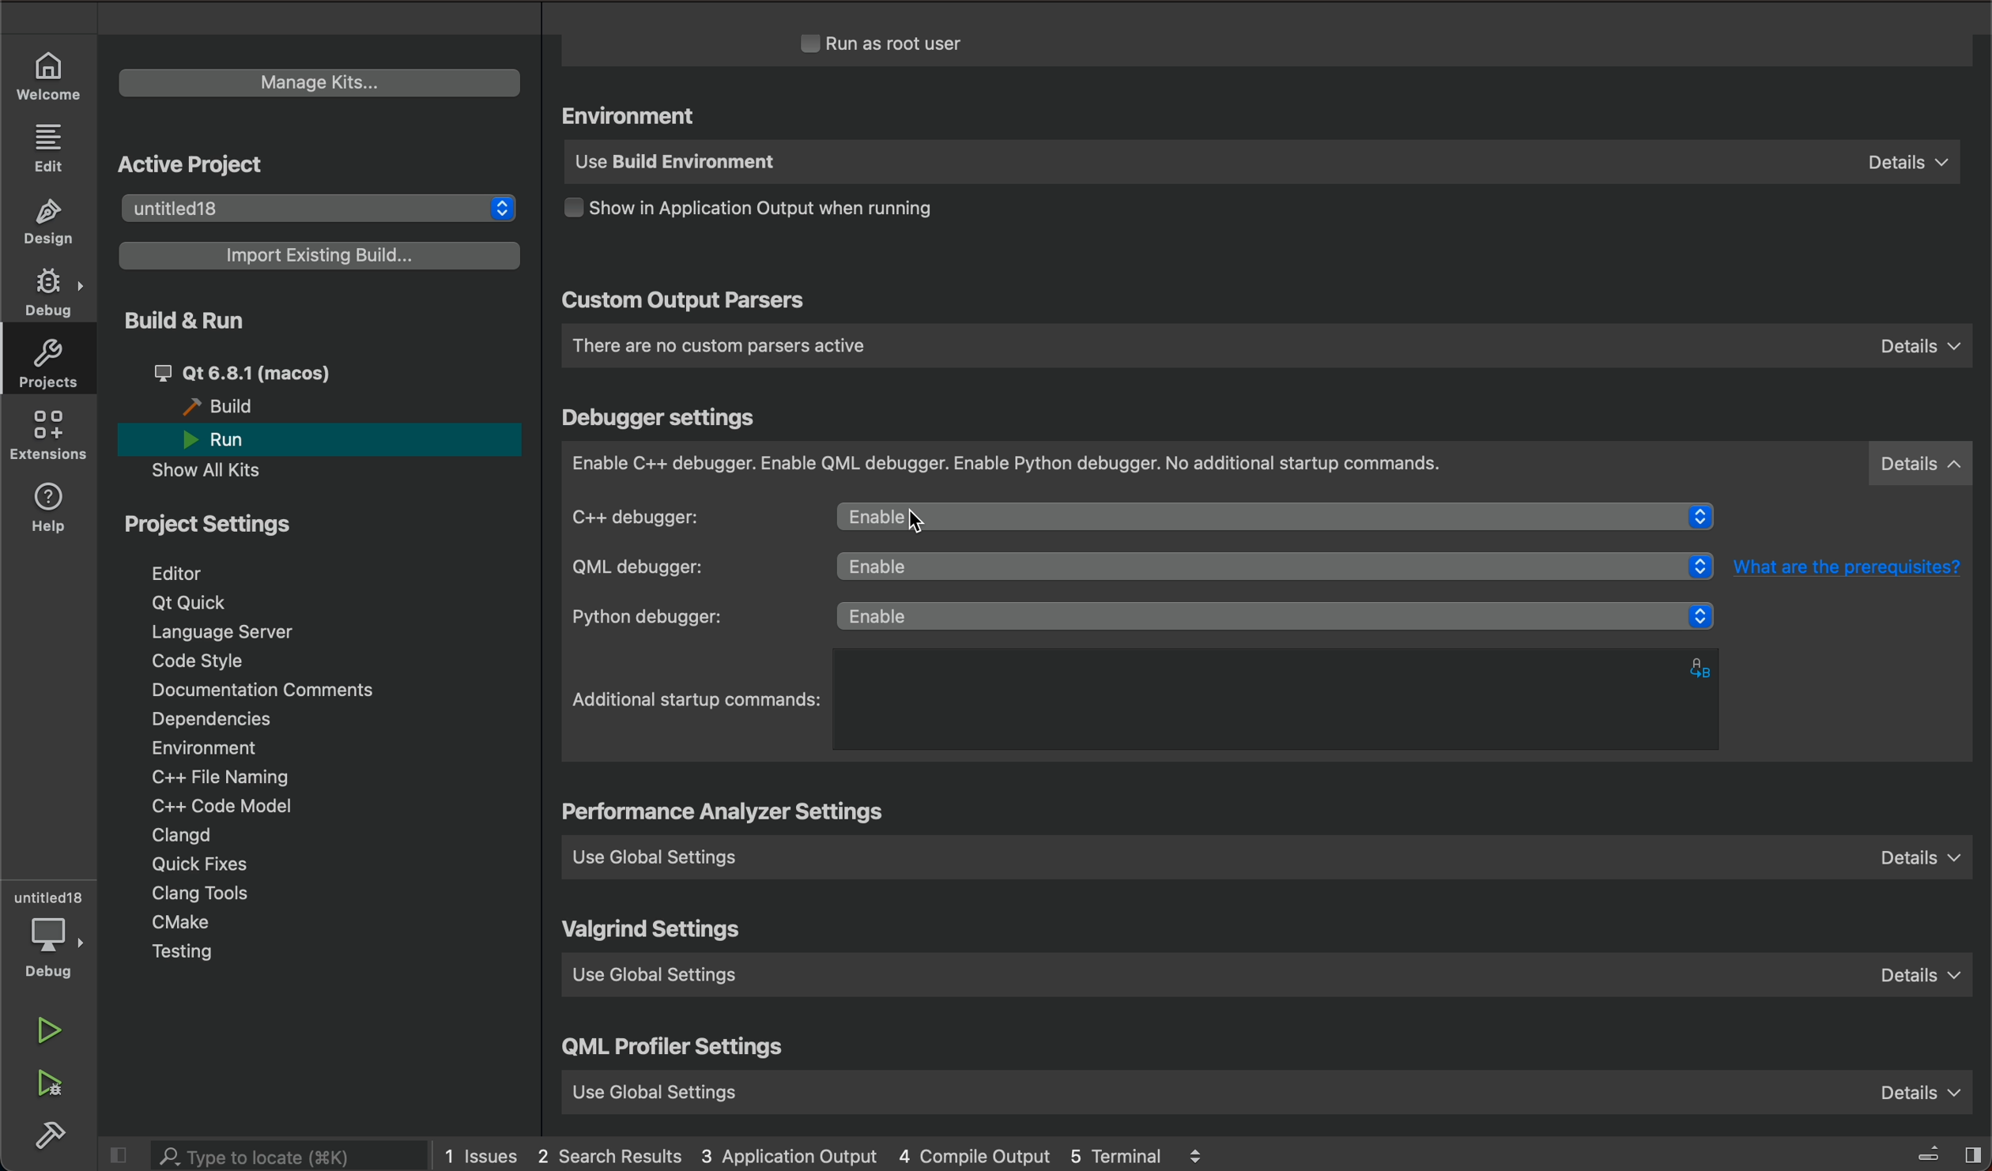 The height and width of the screenshot is (1171, 1992). What do you see at coordinates (125, 1155) in the screenshot?
I see `close slidebar` at bounding box center [125, 1155].